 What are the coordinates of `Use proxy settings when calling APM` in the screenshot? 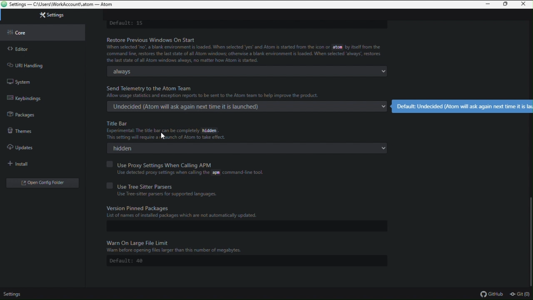 It's located at (206, 164).